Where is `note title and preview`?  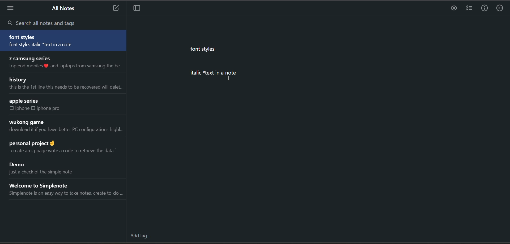 note title and preview is located at coordinates (65, 126).